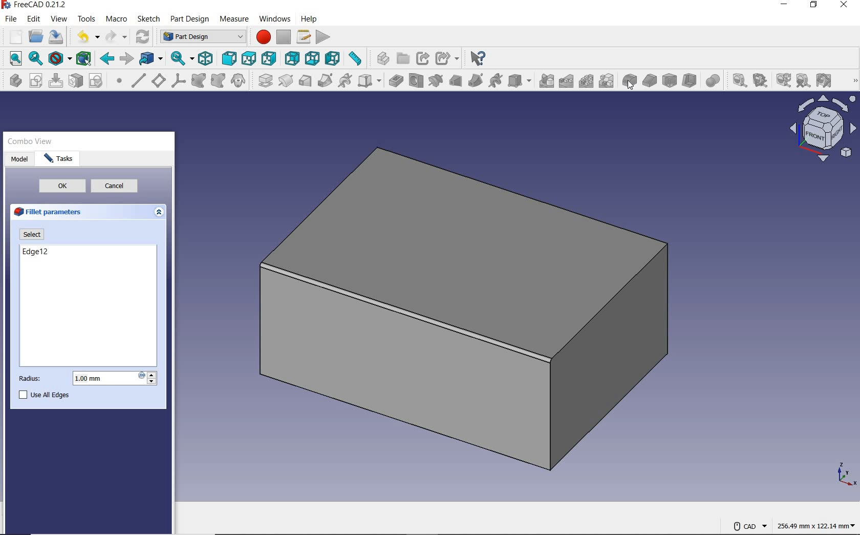  Describe the element at coordinates (206, 58) in the screenshot. I see `isometric` at that location.